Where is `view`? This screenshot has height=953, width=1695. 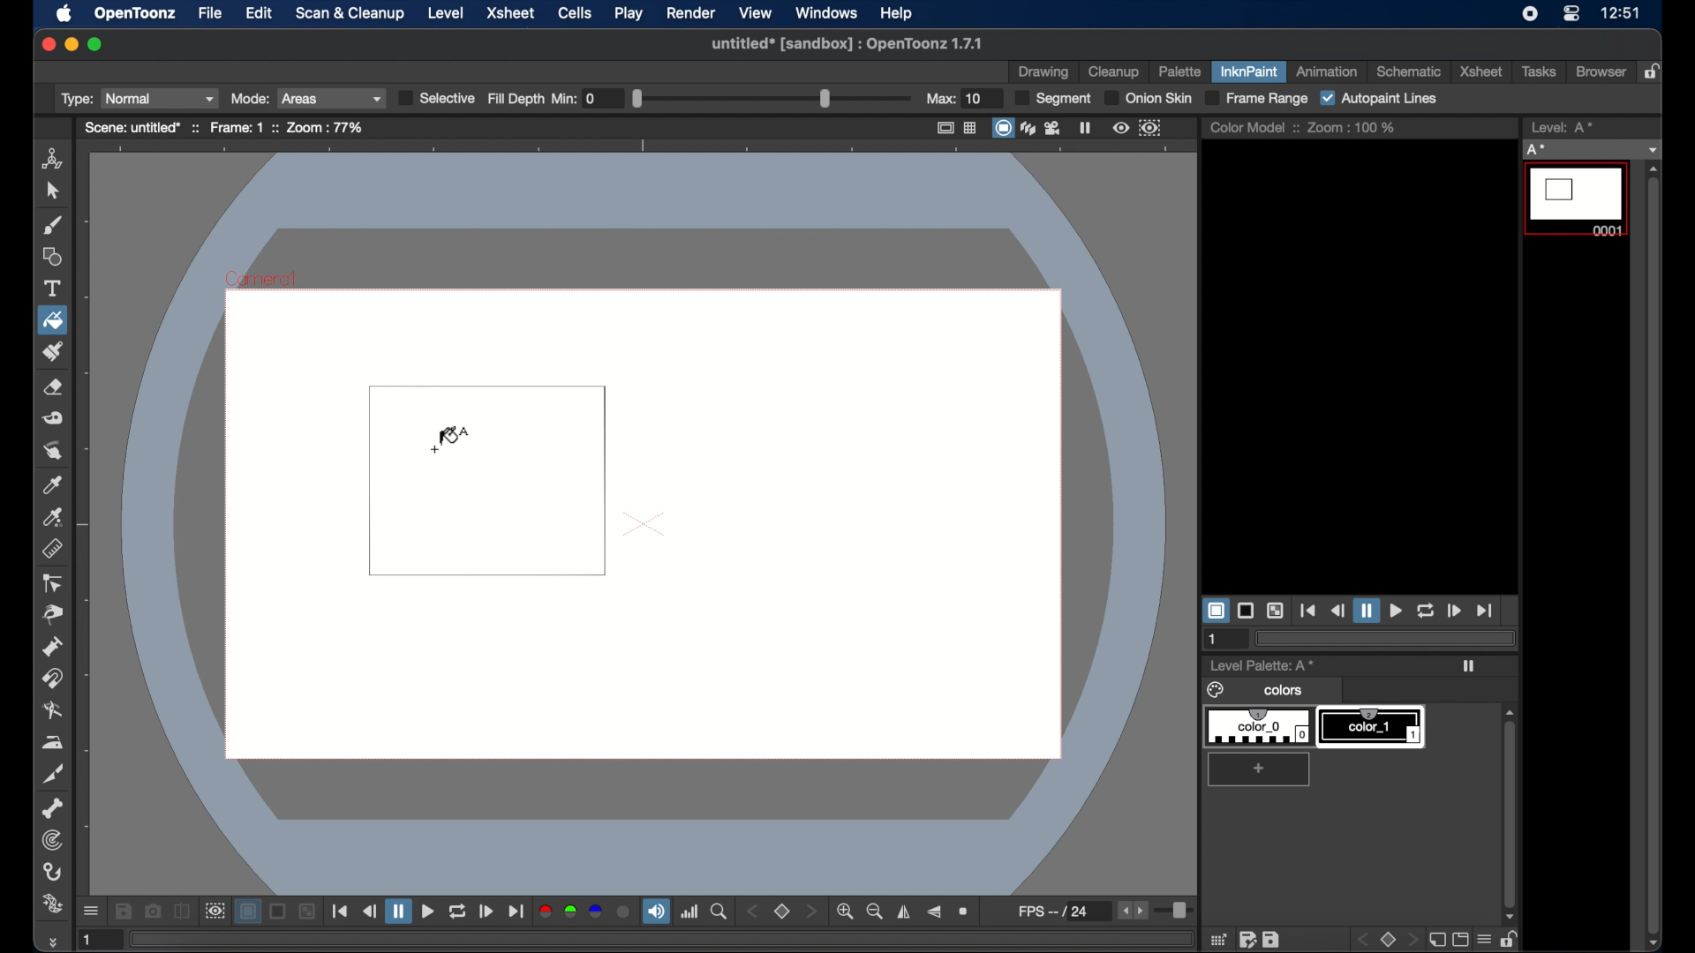 view is located at coordinates (757, 13).